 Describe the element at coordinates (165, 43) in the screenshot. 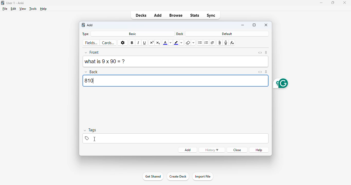

I see `text color` at that location.